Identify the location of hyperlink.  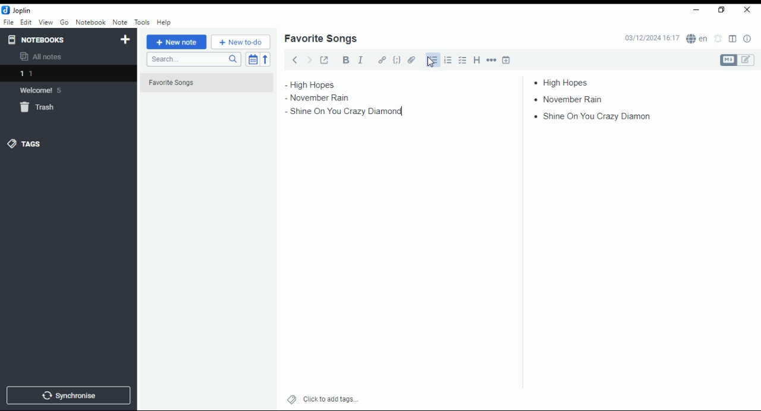
(382, 59).